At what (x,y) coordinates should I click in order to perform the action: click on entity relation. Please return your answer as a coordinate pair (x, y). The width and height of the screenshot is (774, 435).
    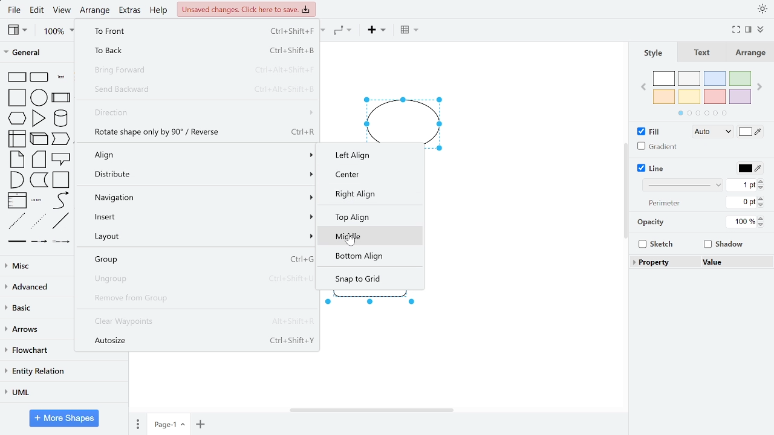
    Looking at the image, I should click on (62, 371).